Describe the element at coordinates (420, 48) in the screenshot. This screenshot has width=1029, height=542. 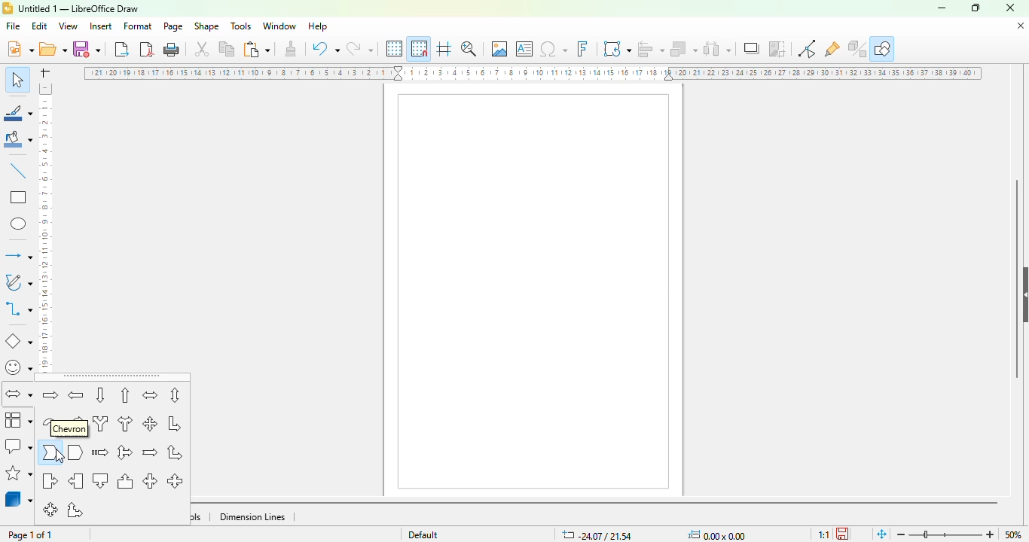
I see `snap to grid` at that location.